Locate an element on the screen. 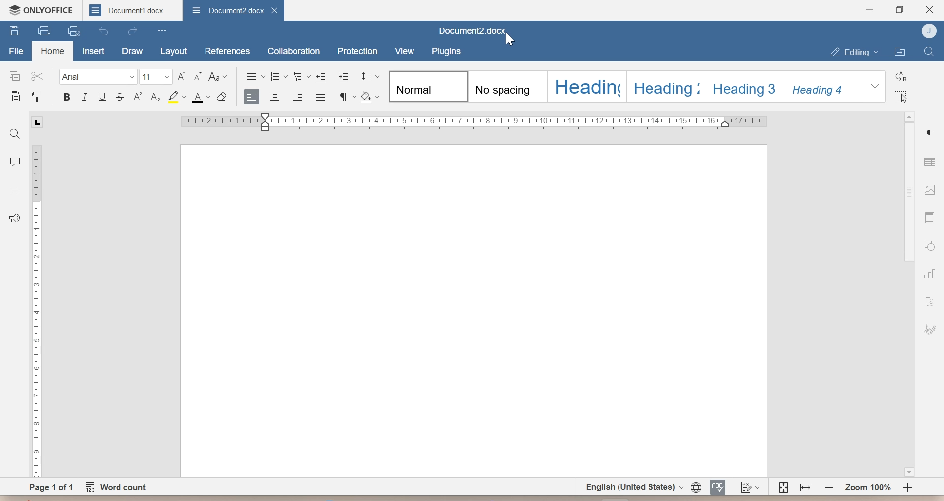  Increment font size is located at coordinates (181, 77).